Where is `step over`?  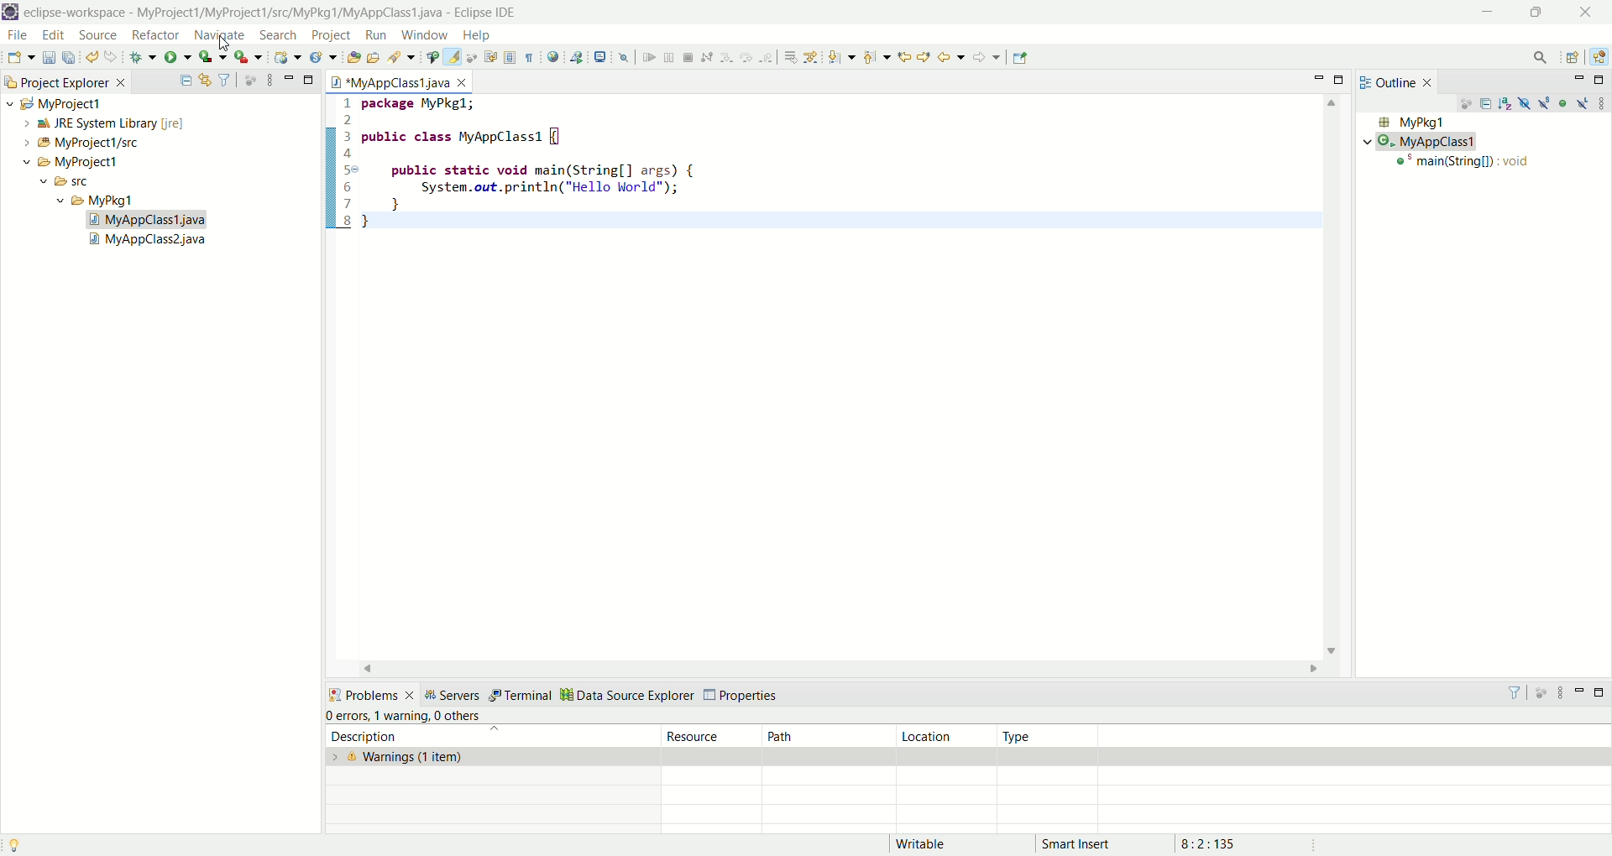 step over is located at coordinates (747, 59).